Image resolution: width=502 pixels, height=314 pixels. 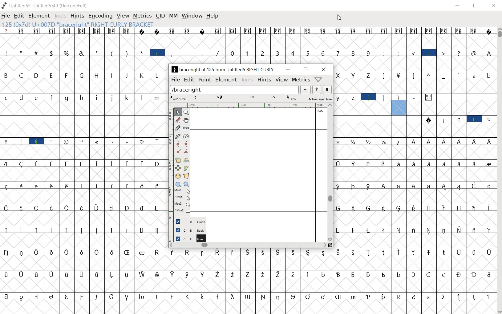 I want to click on element, so click(x=226, y=80).